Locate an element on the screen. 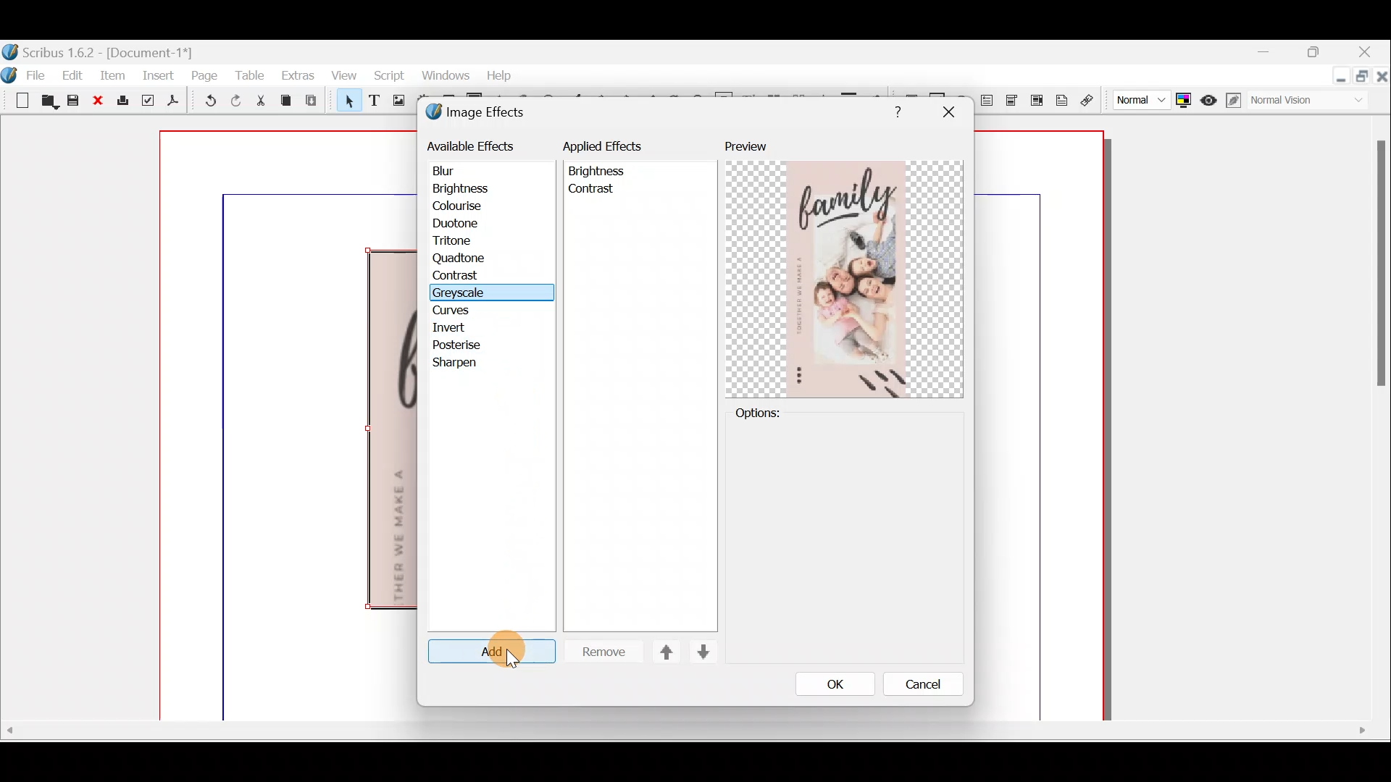 Image resolution: width=1391 pixels, height=782 pixels. close is located at coordinates (951, 111).